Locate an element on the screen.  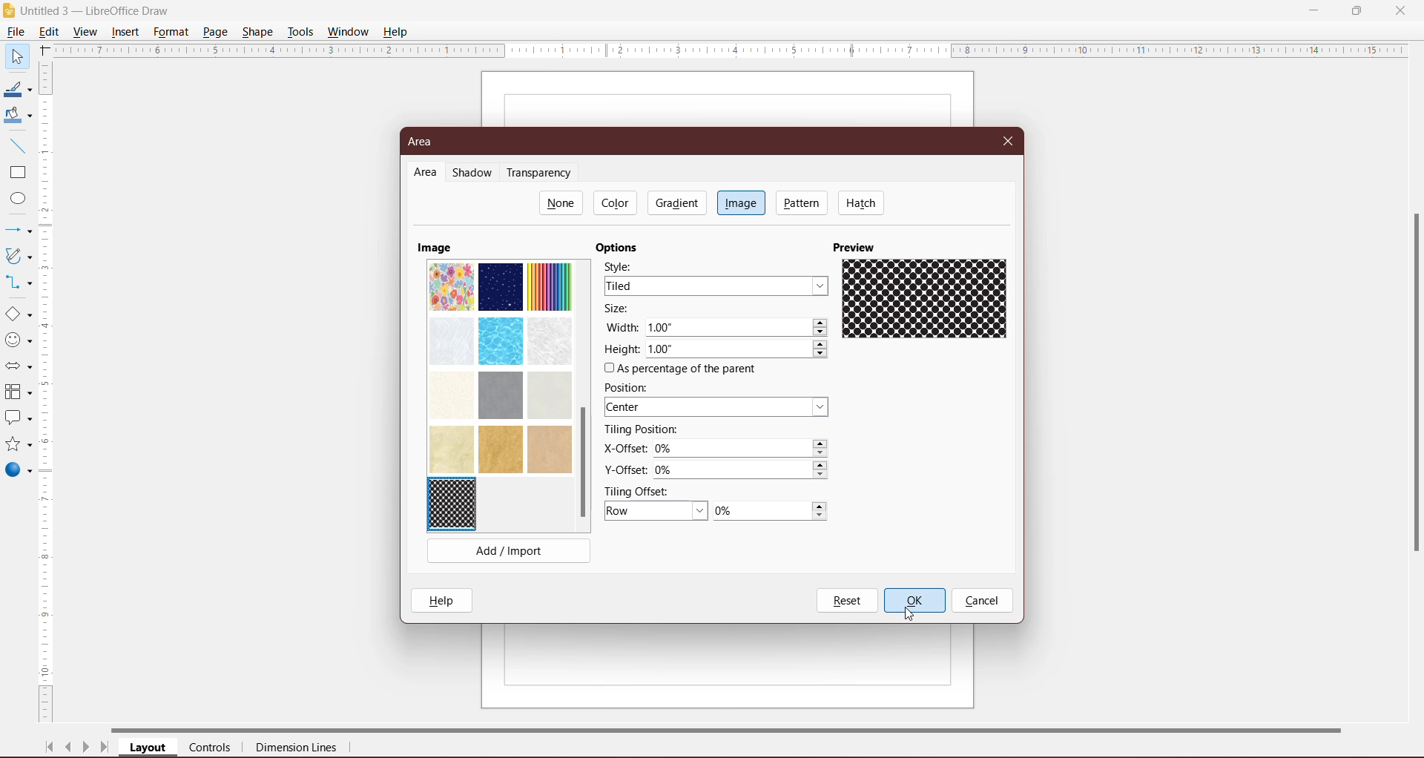
View is located at coordinates (86, 31).